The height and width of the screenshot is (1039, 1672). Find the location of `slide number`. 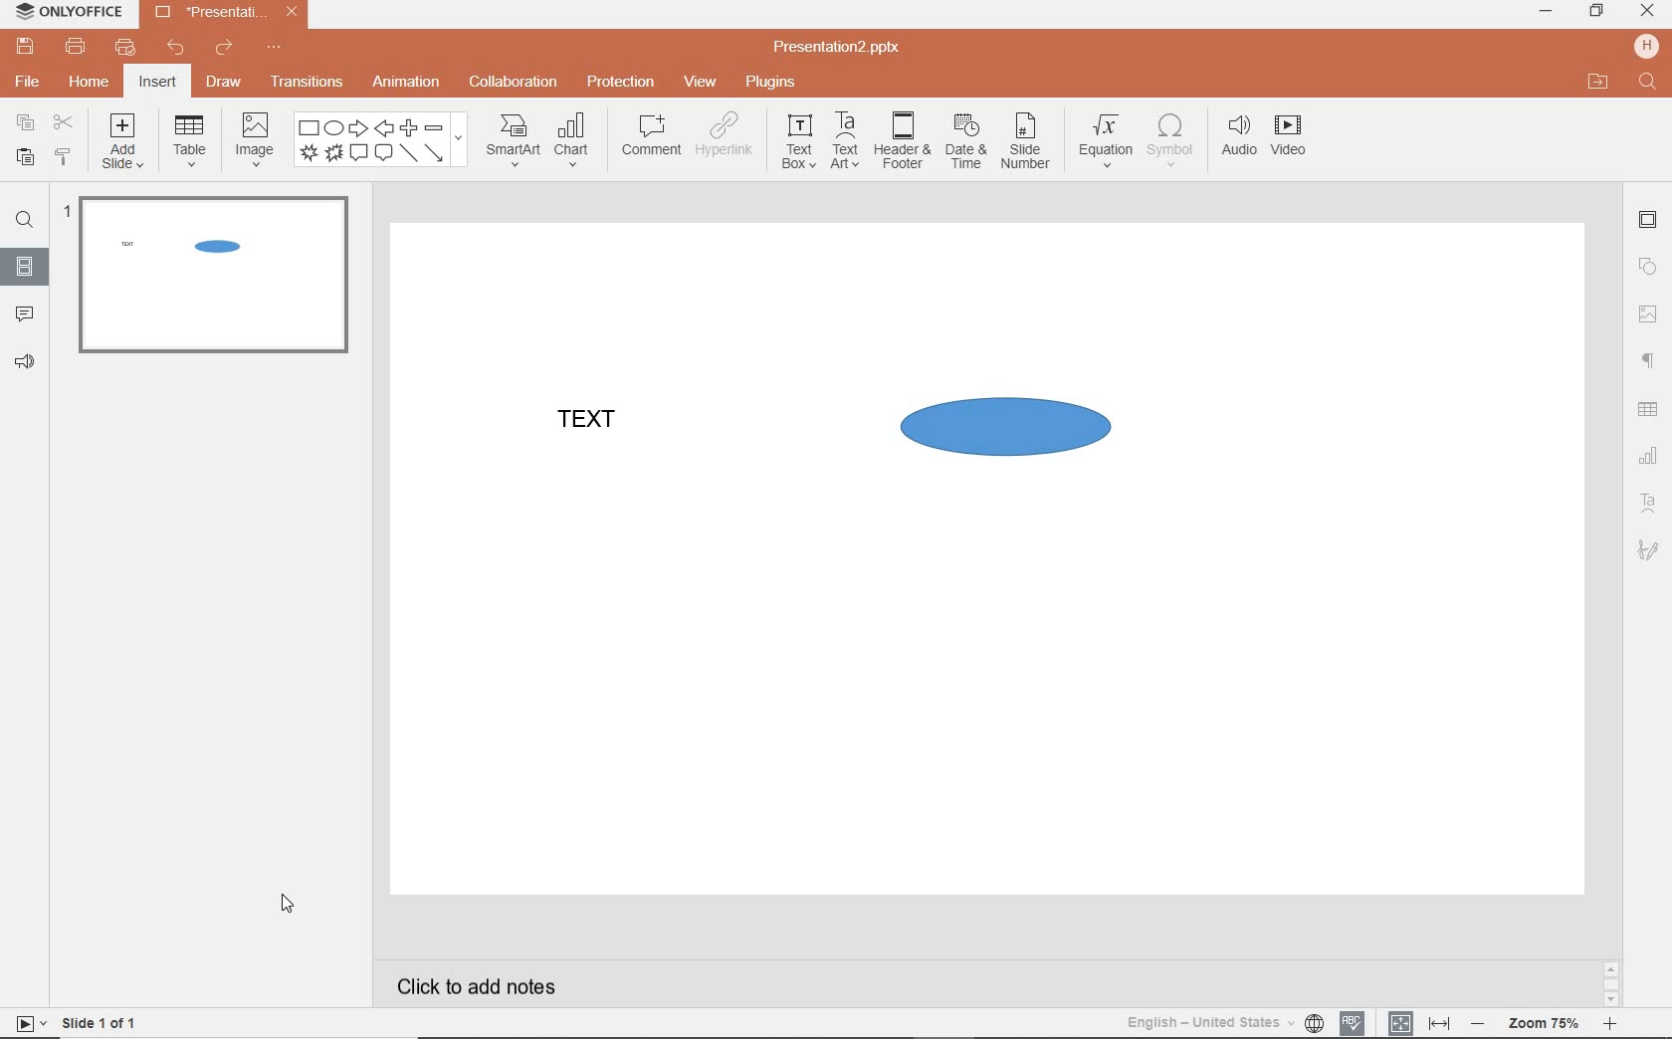

slide number is located at coordinates (1025, 144).